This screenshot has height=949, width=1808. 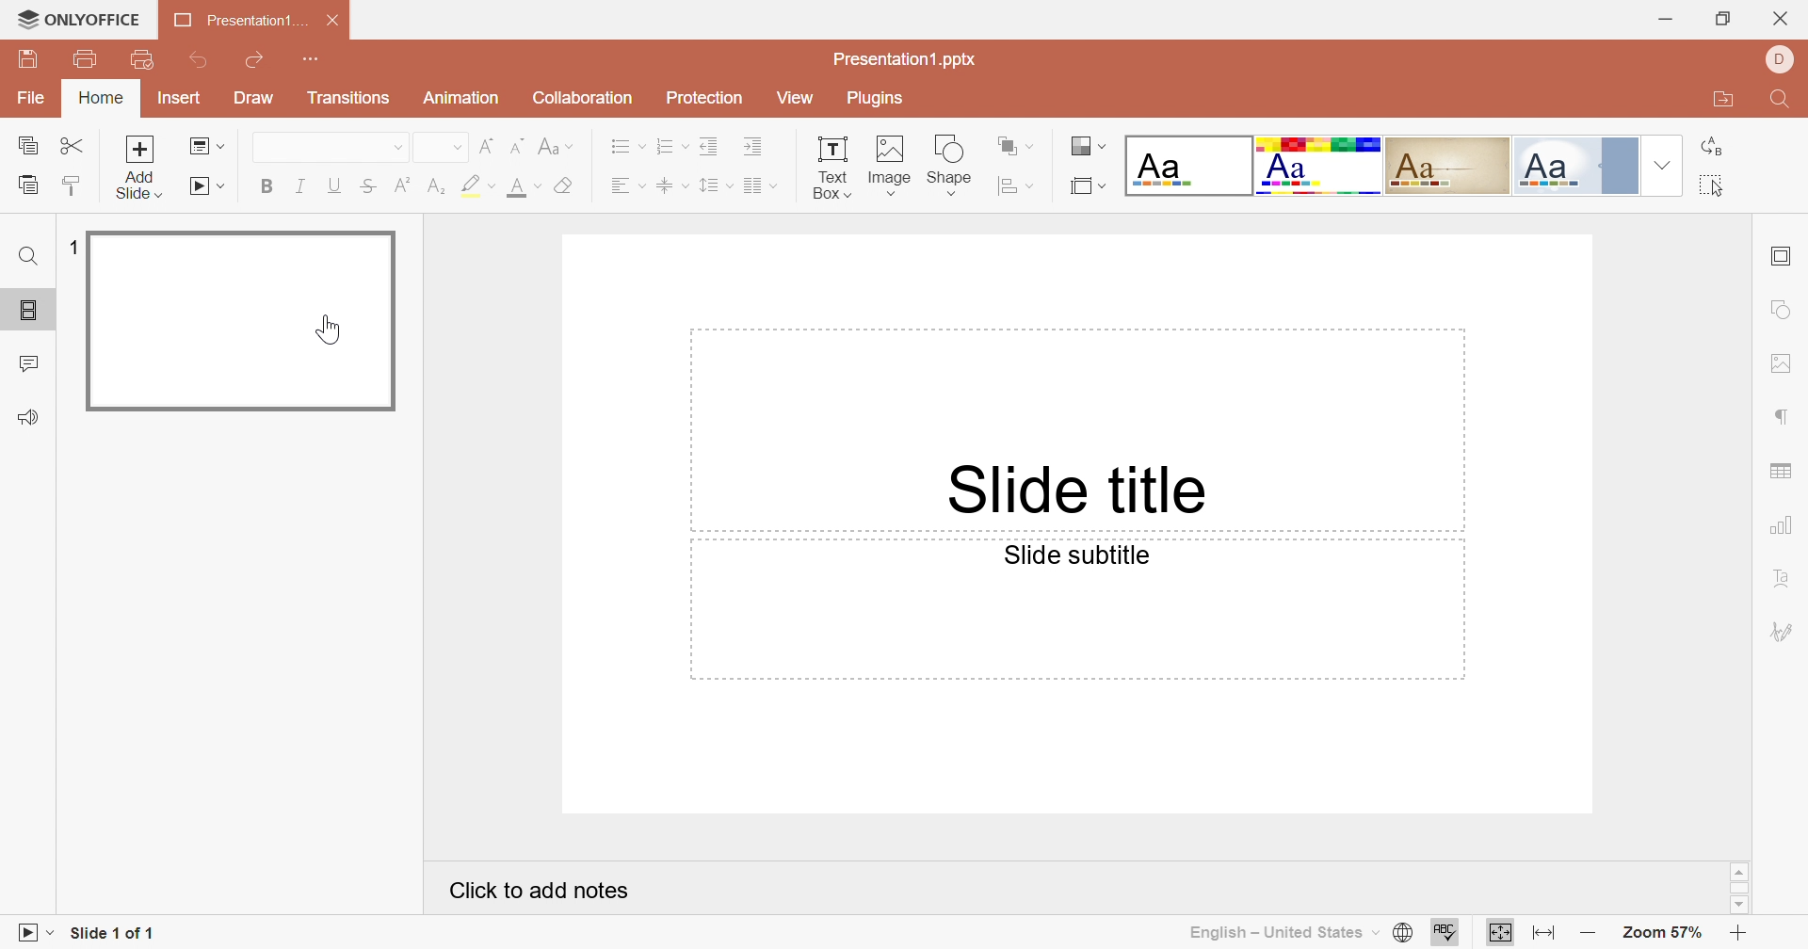 What do you see at coordinates (334, 18) in the screenshot?
I see `Close` at bounding box center [334, 18].